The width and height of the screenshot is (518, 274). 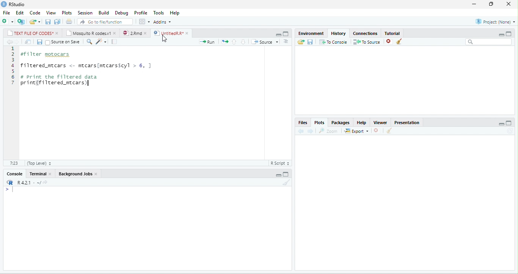 I want to click on open folder, so click(x=301, y=42).